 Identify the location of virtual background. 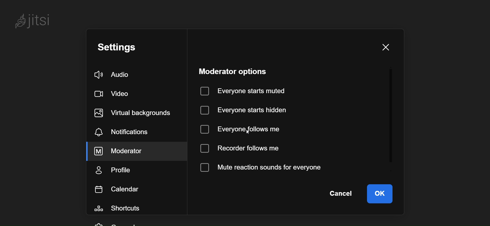
(137, 113).